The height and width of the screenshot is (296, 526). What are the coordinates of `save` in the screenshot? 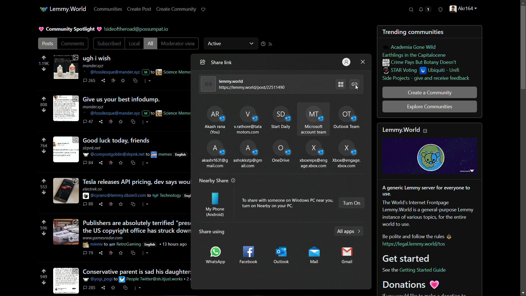 It's located at (121, 163).